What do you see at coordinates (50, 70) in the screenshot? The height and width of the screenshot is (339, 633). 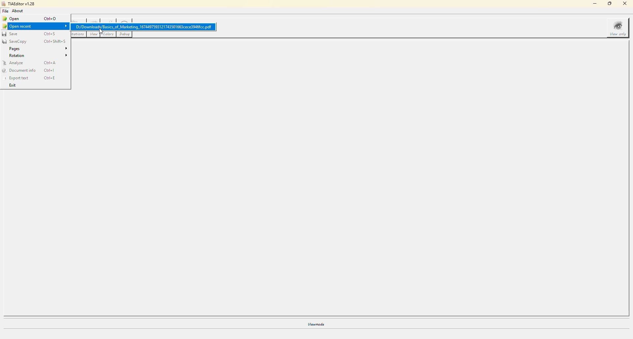 I see `ctrl+l` at bounding box center [50, 70].